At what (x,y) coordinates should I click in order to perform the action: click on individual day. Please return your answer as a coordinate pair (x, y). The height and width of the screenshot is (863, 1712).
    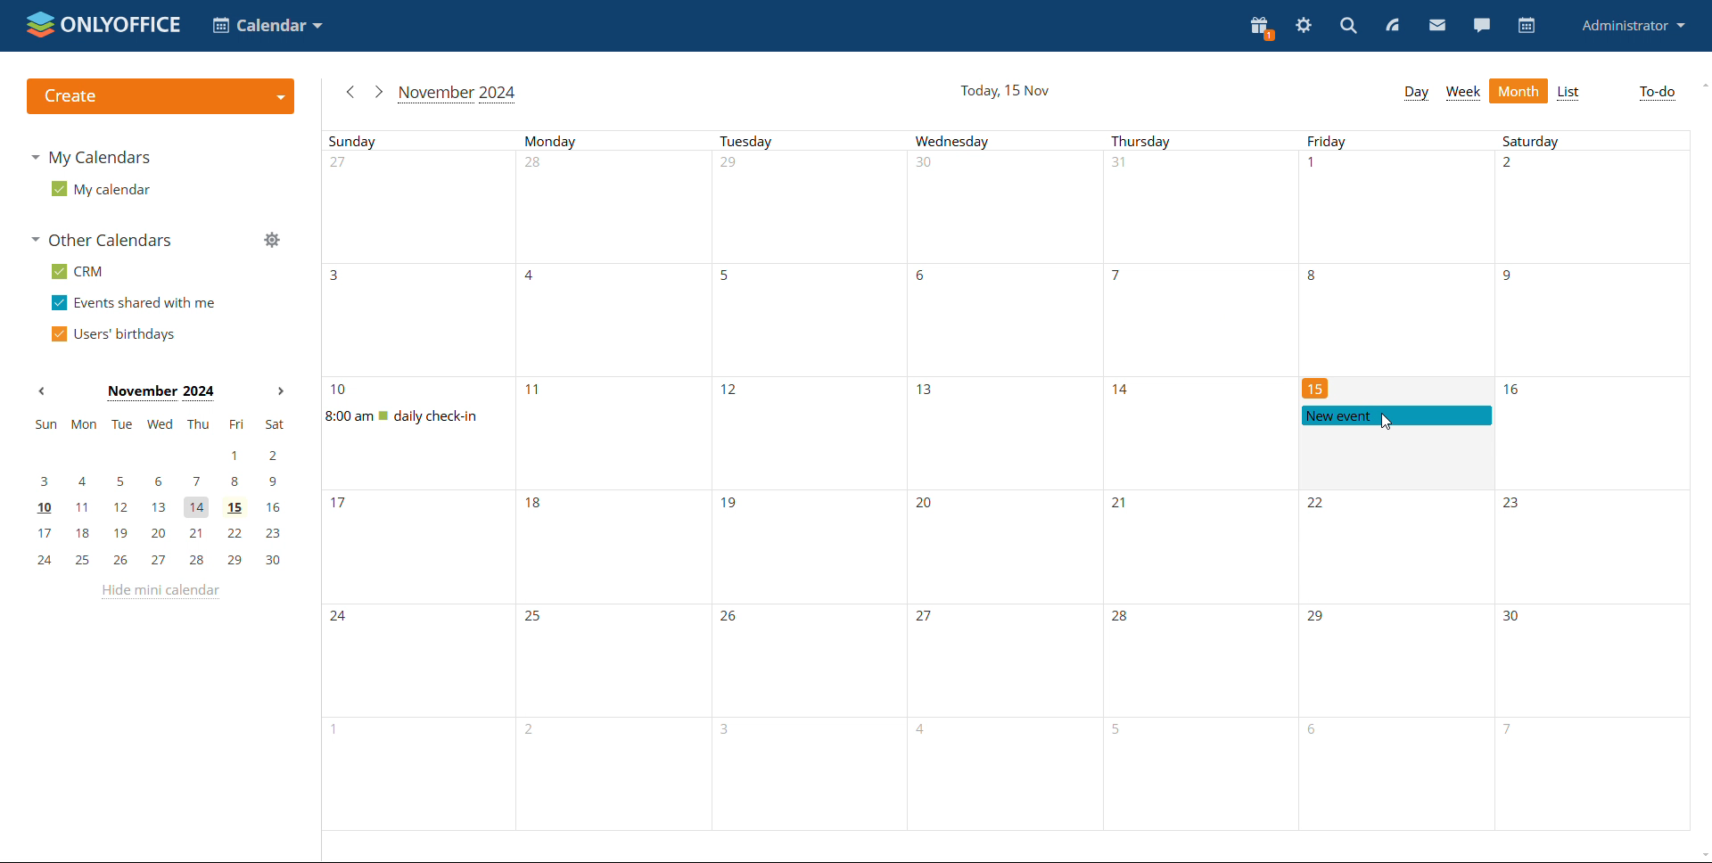
    Looking at the image, I should click on (1198, 141).